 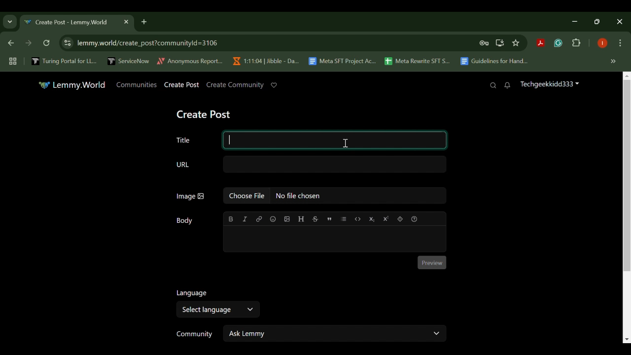 What do you see at coordinates (206, 113) in the screenshot?
I see `Create Post` at bounding box center [206, 113].